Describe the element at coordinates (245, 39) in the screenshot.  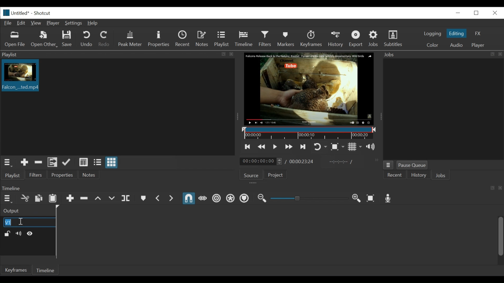
I see `Timeline` at that location.